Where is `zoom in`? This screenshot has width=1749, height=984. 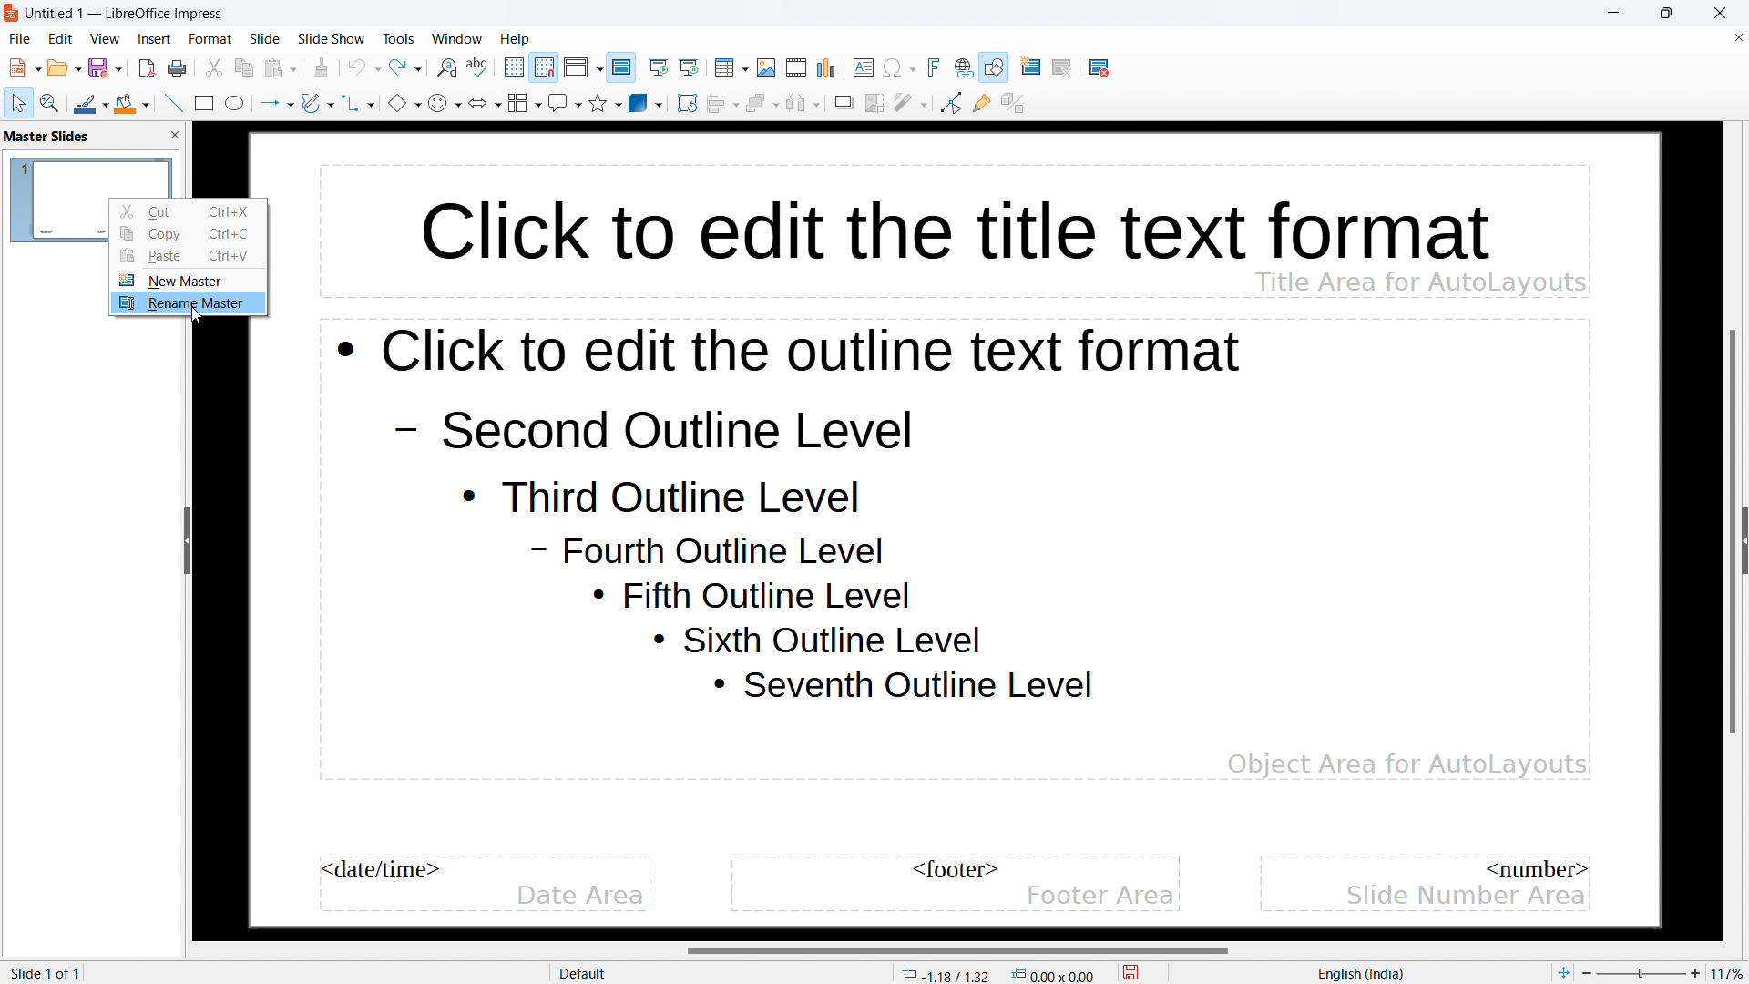 zoom in is located at coordinates (1695, 970).